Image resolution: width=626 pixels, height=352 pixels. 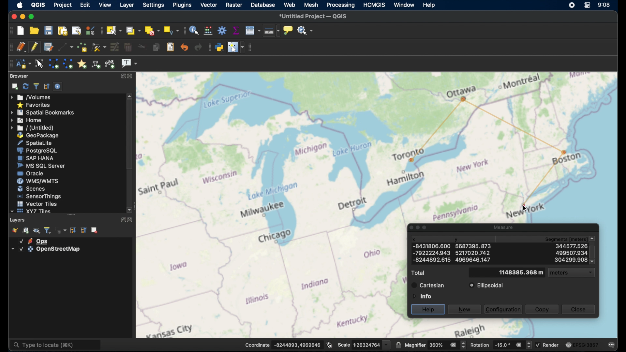 What do you see at coordinates (85, 5) in the screenshot?
I see `edit` at bounding box center [85, 5].